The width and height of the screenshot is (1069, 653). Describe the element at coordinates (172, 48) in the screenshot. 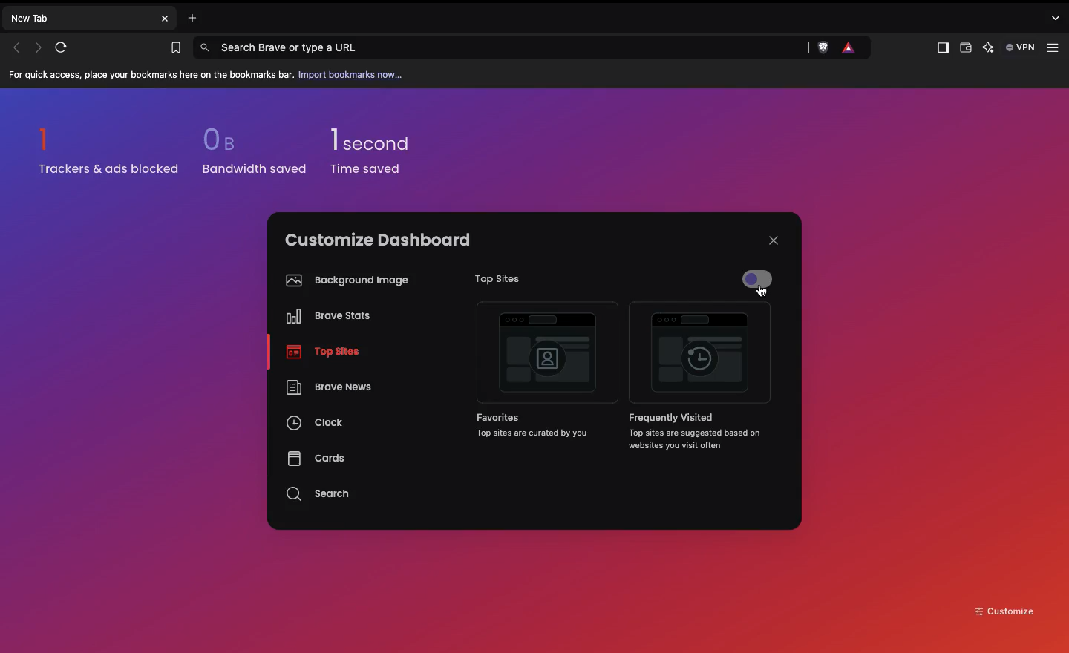

I see `Bookmarks` at that location.